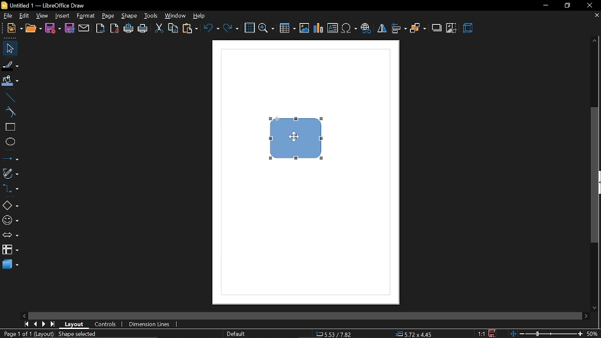  What do you see at coordinates (287, 29) in the screenshot?
I see `insert table` at bounding box center [287, 29].